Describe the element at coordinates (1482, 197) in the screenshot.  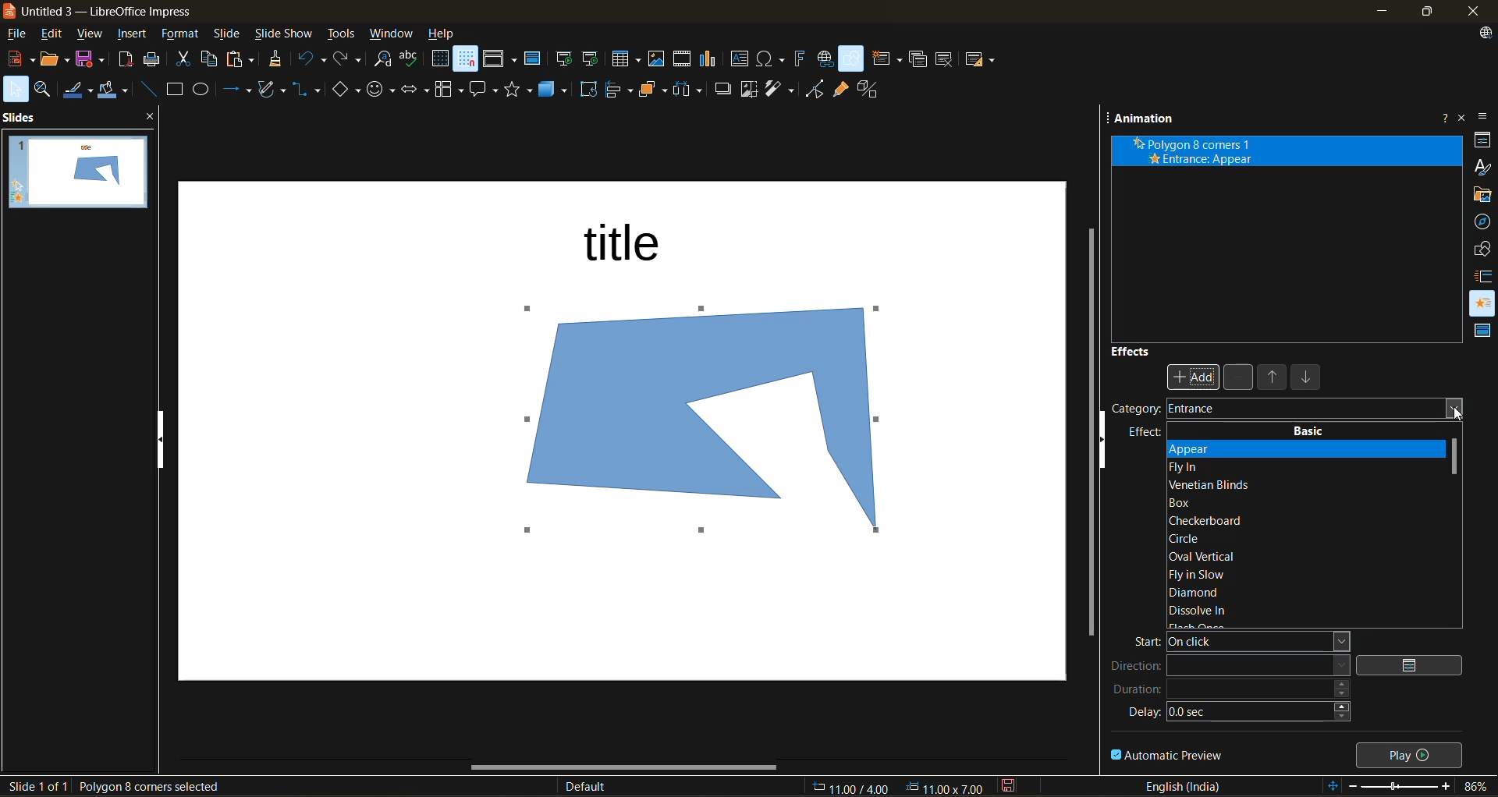
I see `gallery` at that location.